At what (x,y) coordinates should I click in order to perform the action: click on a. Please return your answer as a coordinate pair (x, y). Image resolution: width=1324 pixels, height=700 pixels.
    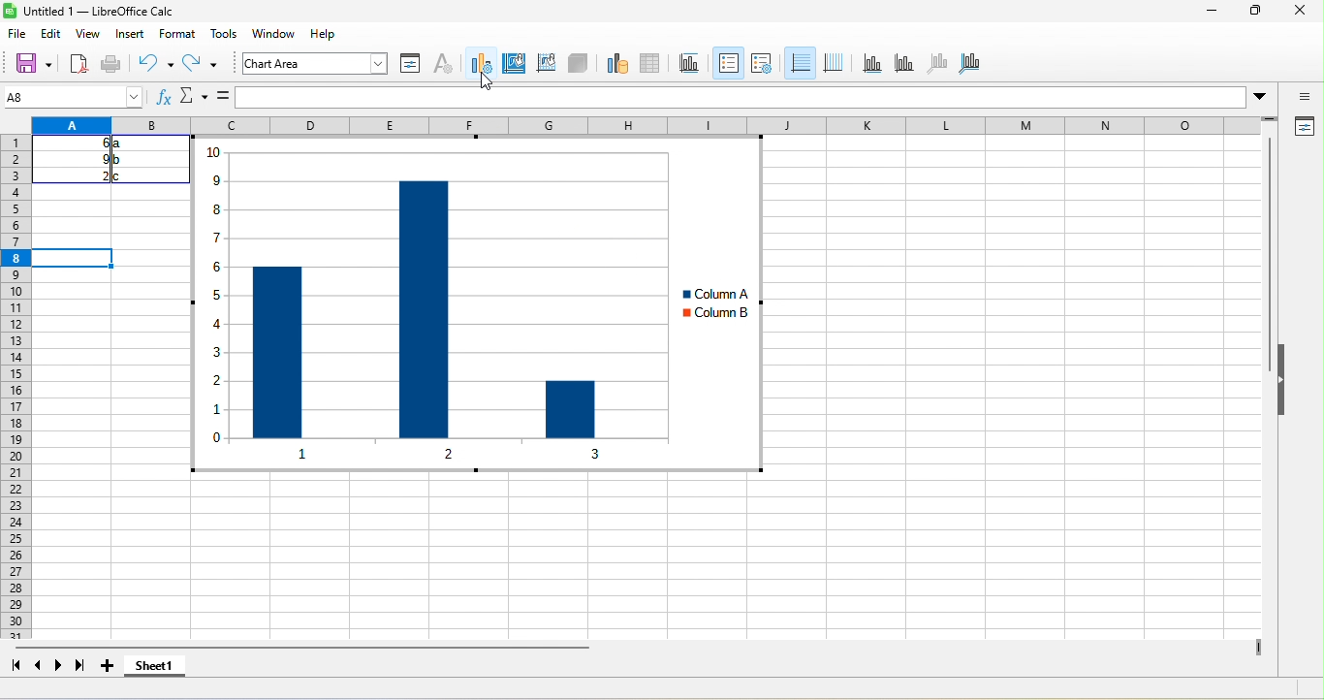
    Looking at the image, I should click on (119, 145).